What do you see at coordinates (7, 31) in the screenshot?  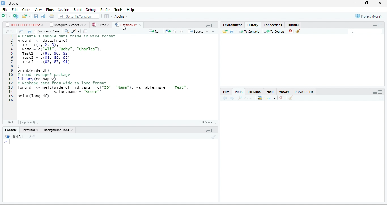 I see `back` at bounding box center [7, 31].